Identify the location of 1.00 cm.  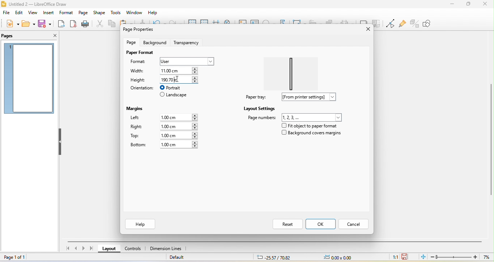
(178, 126).